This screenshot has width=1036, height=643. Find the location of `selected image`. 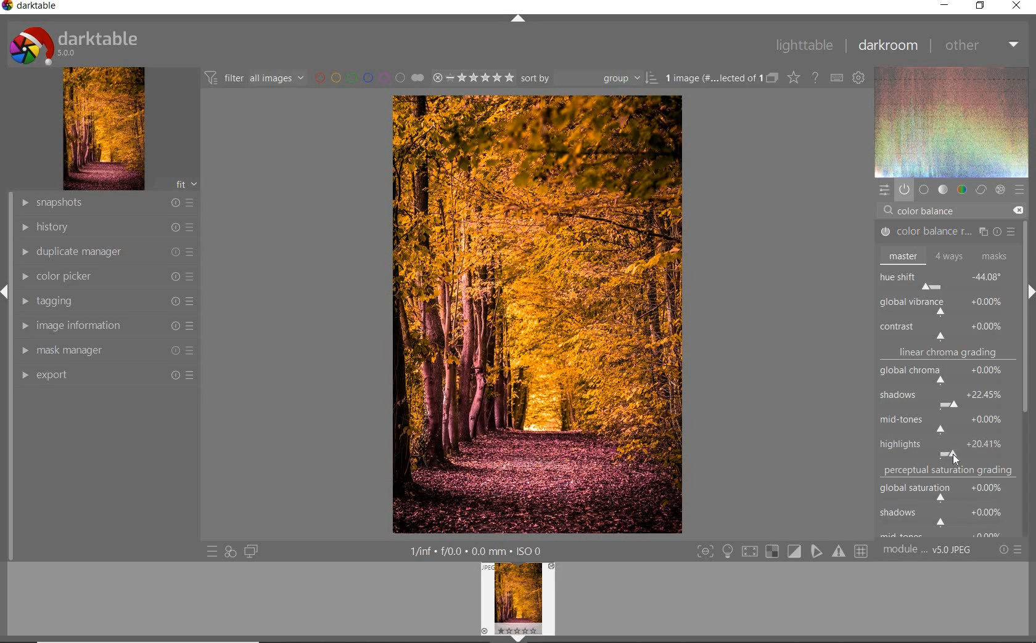

selected image is located at coordinates (536, 315).